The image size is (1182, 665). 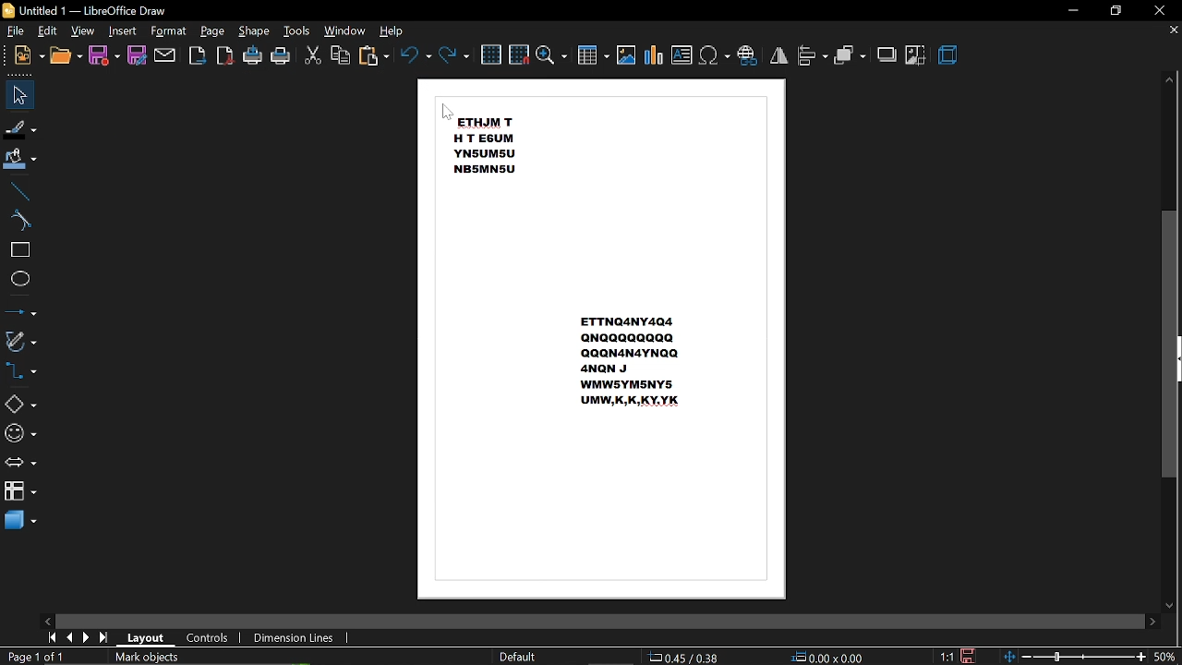 What do you see at coordinates (654, 55) in the screenshot?
I see `insert chart` at bounding box center [654, 55].